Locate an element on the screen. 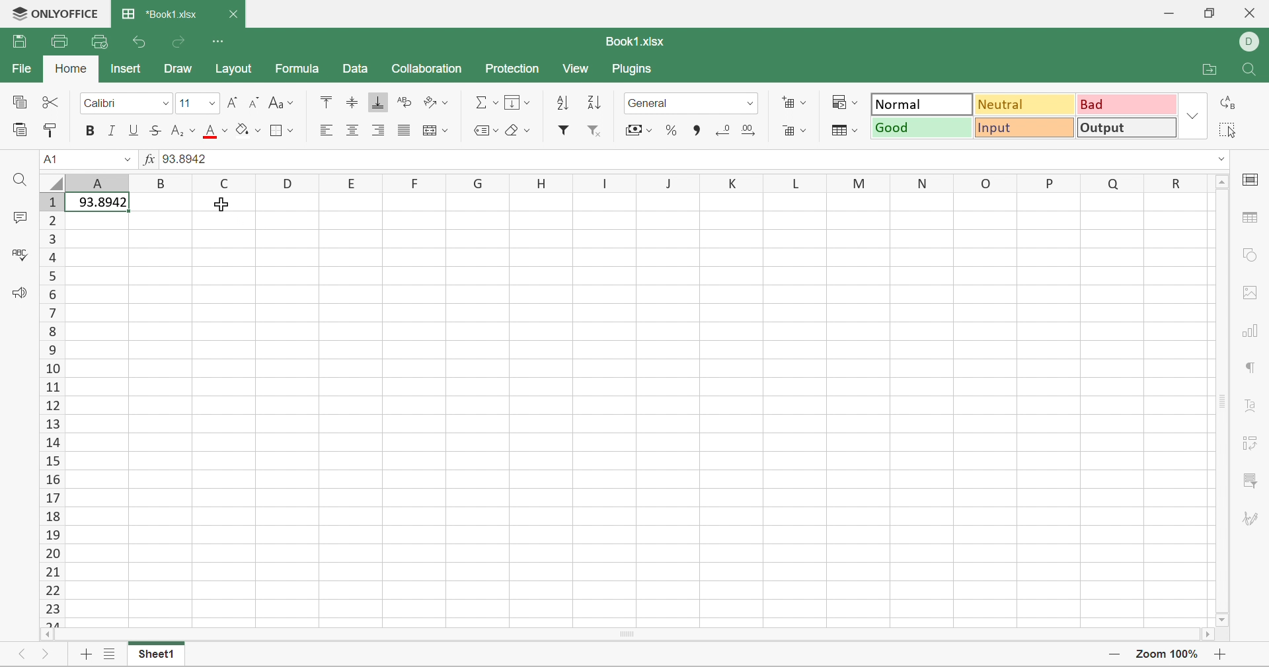 The width and height of the screenshot is (1269, 667). 93.8942 is located at coordinates (190, 158).